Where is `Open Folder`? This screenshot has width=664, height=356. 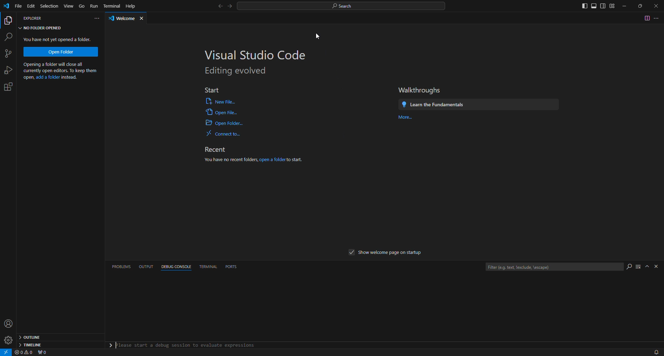
Open Folder is located at coordinates (226, 124).